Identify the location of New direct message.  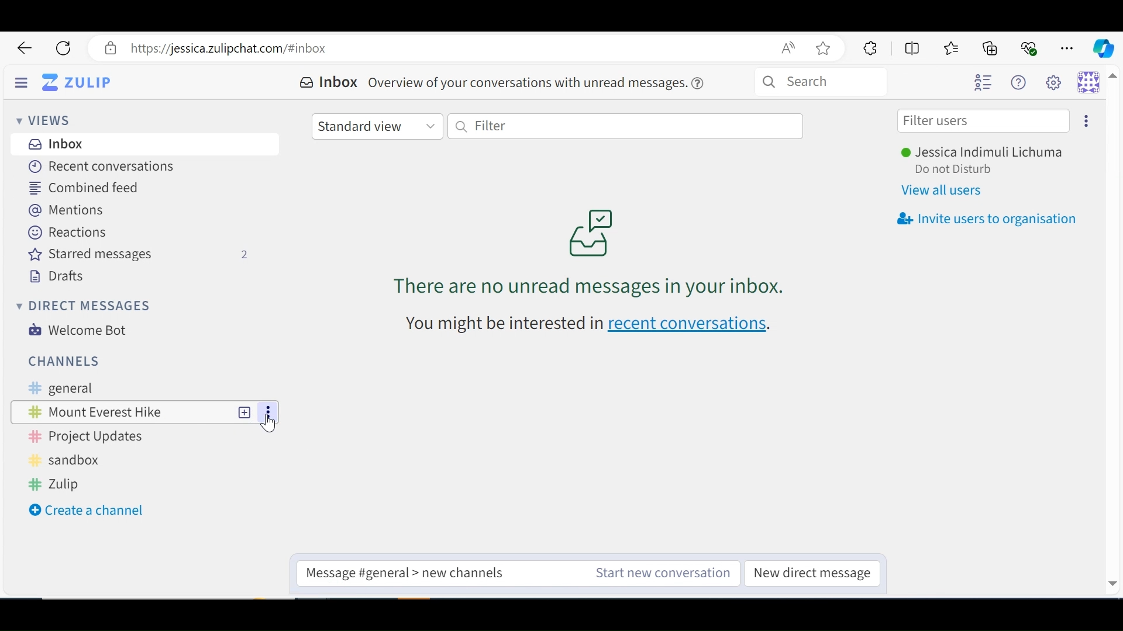
(811, 574).